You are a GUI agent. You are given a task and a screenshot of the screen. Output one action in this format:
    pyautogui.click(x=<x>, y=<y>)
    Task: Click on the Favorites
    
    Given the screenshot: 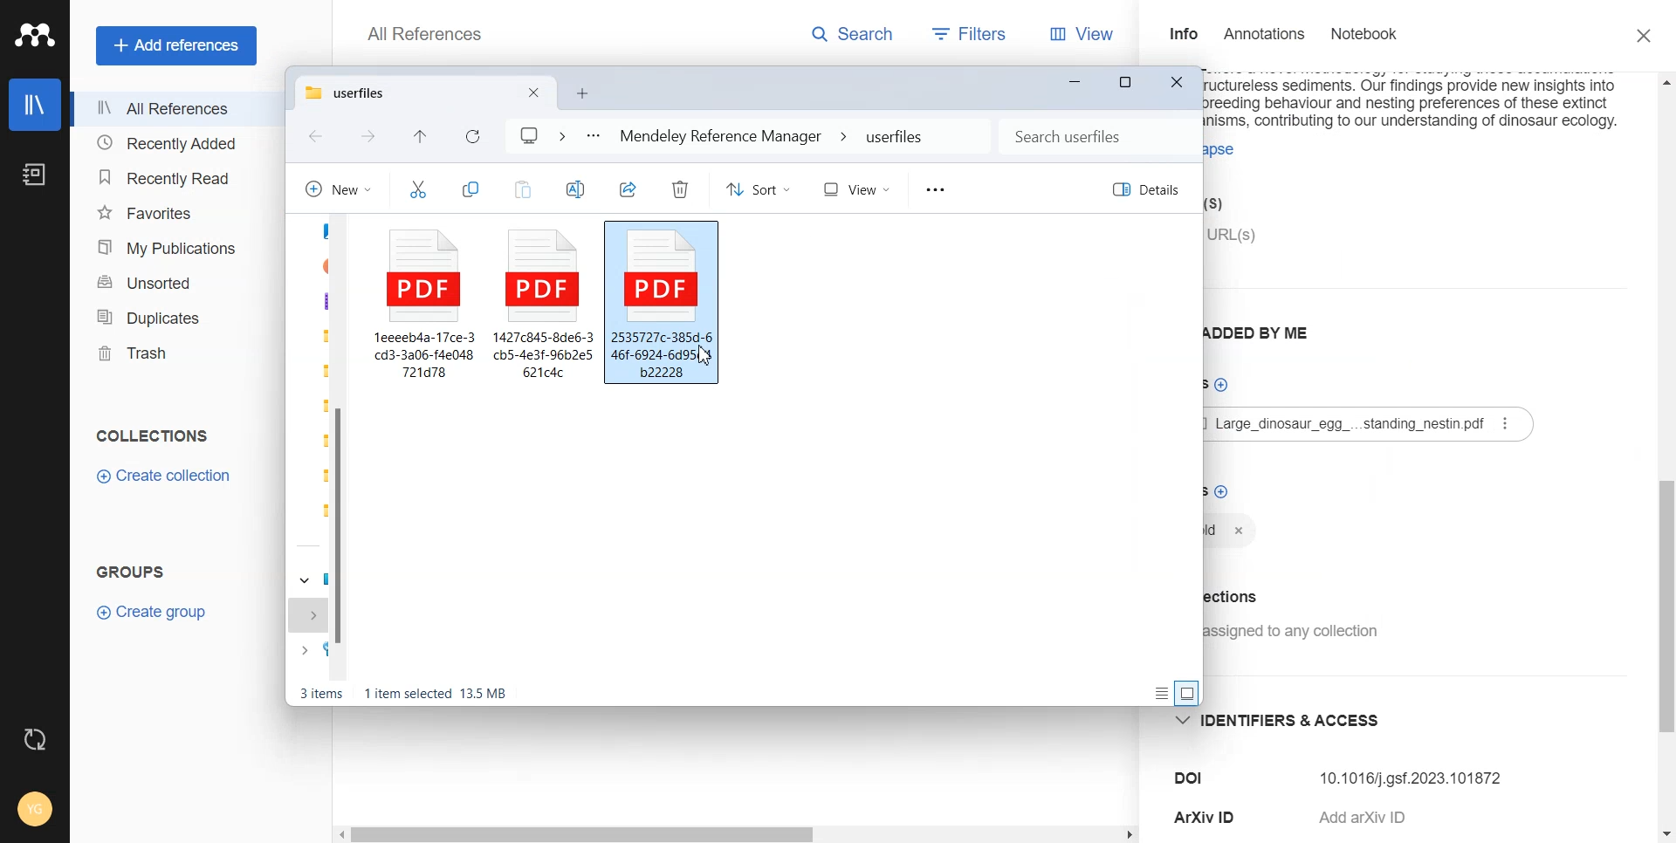 What is the action you would take?
    pyautogui.click(x=178, y=211)
    